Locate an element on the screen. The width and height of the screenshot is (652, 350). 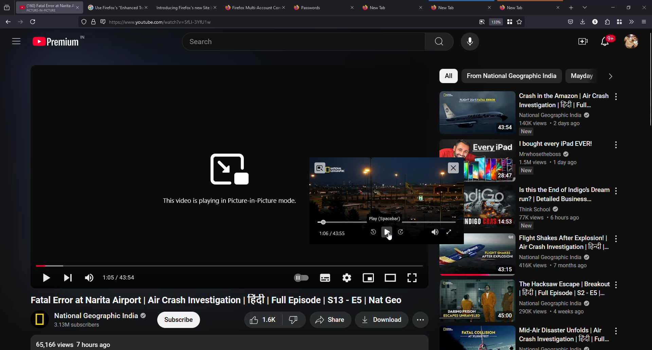
video text description is located at coordinates (564, 251).